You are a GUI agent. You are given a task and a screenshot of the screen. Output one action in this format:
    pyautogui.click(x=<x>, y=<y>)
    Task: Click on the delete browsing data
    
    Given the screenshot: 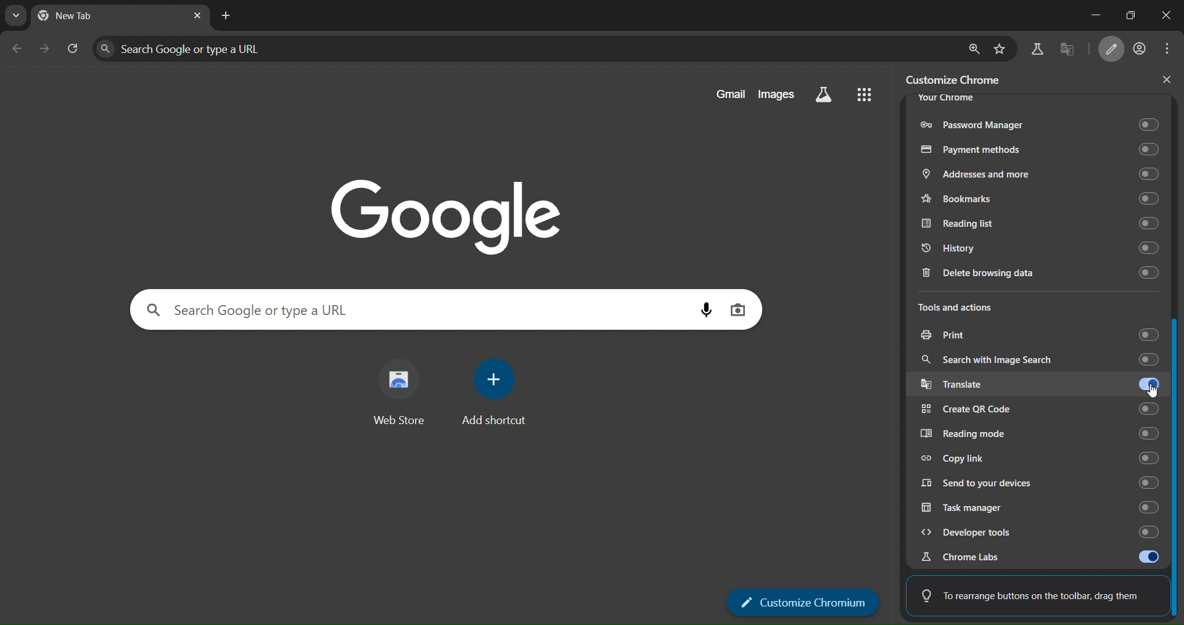 What is the action you would take?
    pyautogui.click(x=1037, y=275)
    